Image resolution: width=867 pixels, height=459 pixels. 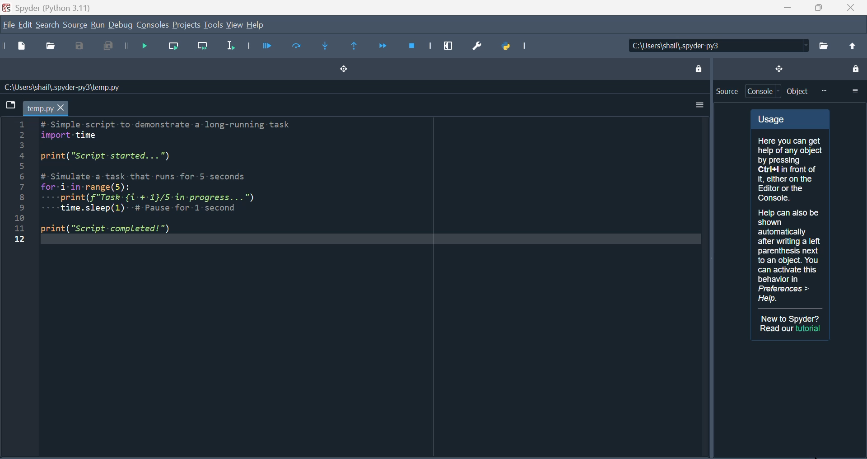 What do you see at coordinates (204, 48) in the screenshot?
I see `run current line and go to the next one` at bounding box center [204, 48].